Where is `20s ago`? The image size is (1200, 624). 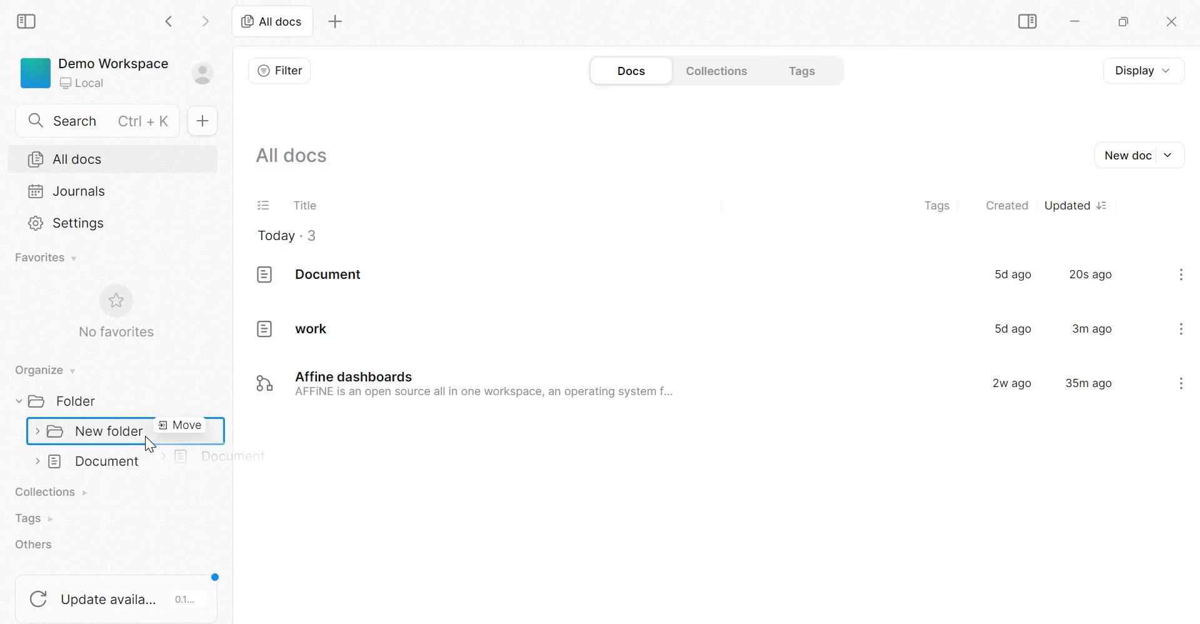
20s ago is located at coordinates (1091, 274).